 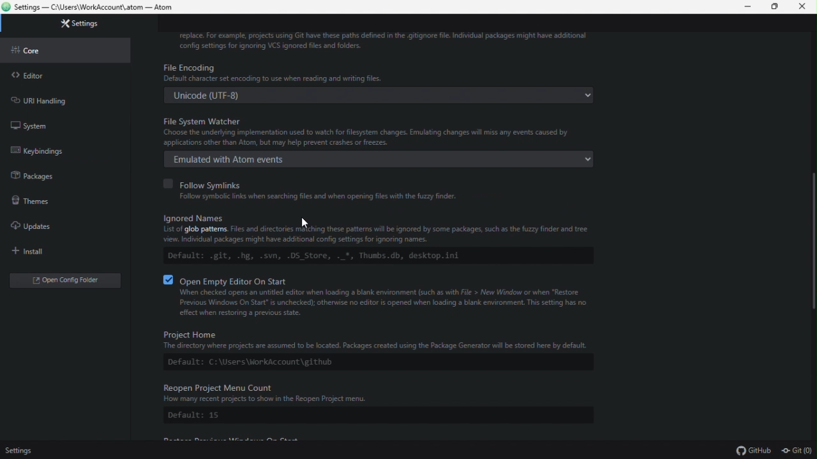 I want to click on editor, so click(x=65, y=73).